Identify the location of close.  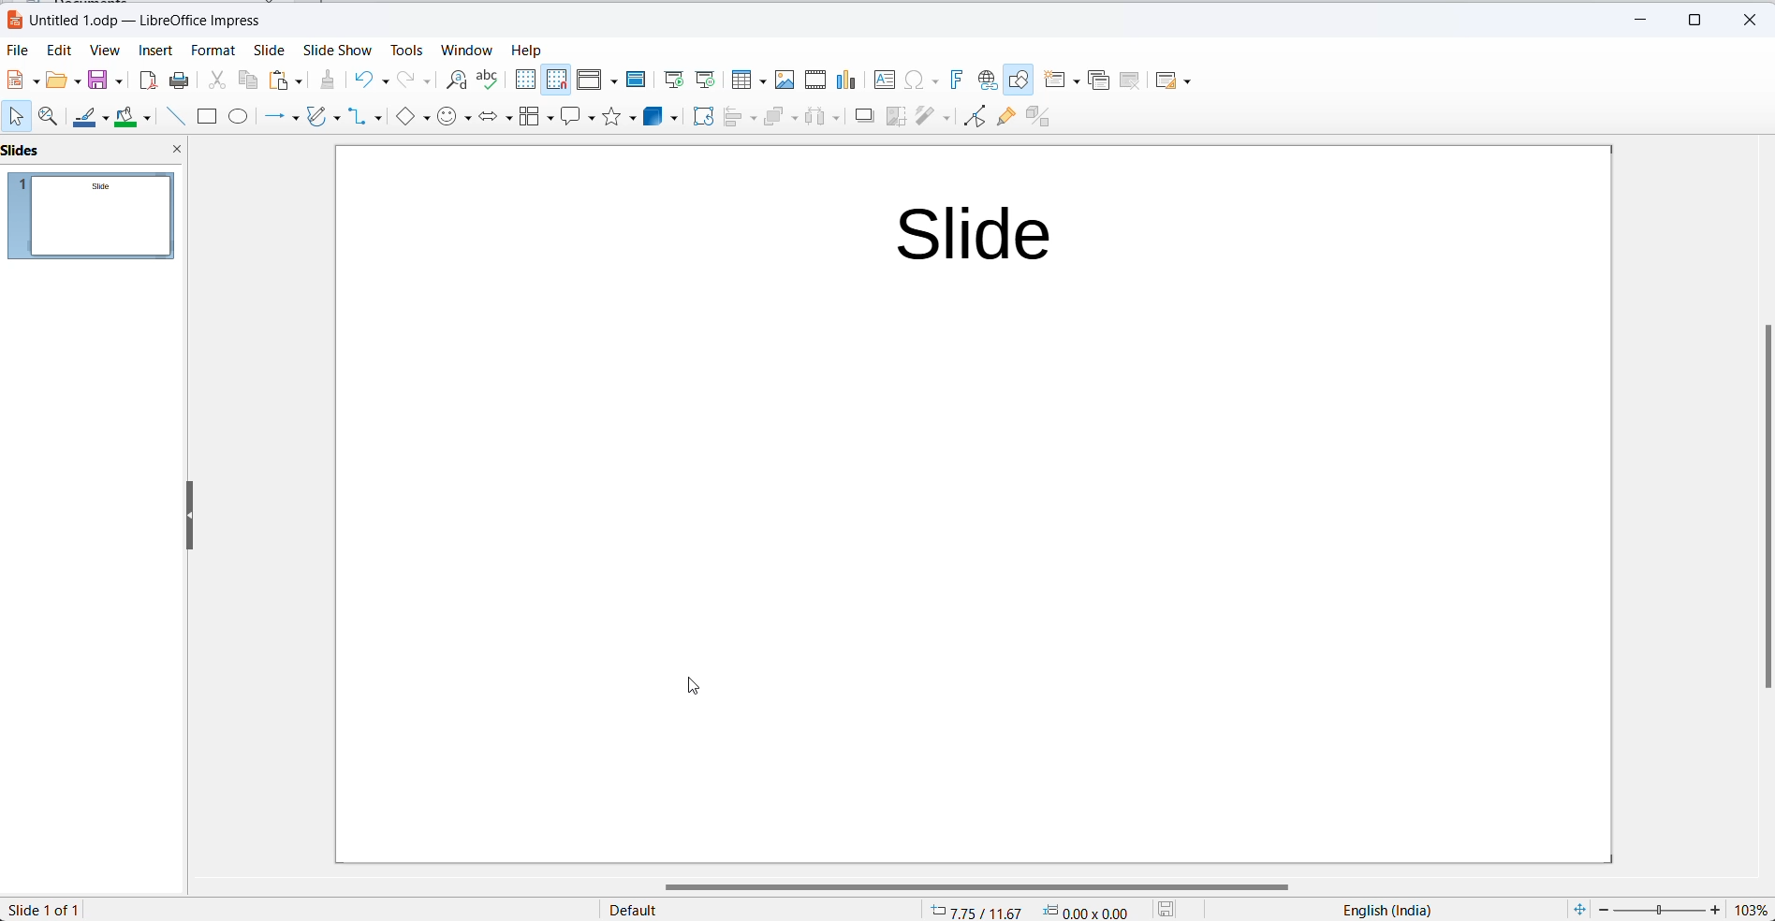
(1746, 21).